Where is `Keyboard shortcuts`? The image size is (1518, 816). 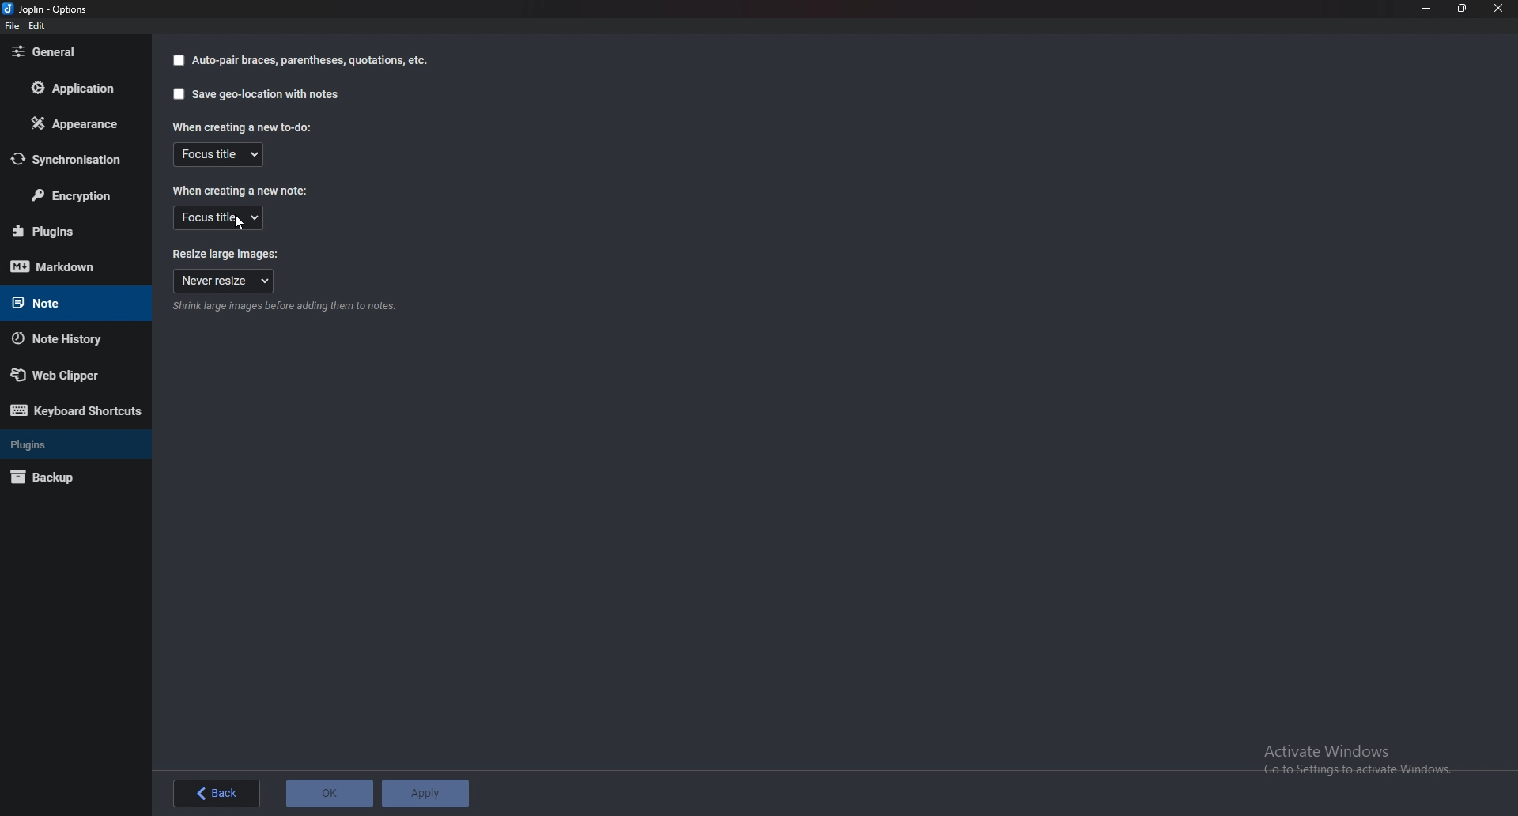
Keyboard shortcuts is located at coordinates (74, 412).